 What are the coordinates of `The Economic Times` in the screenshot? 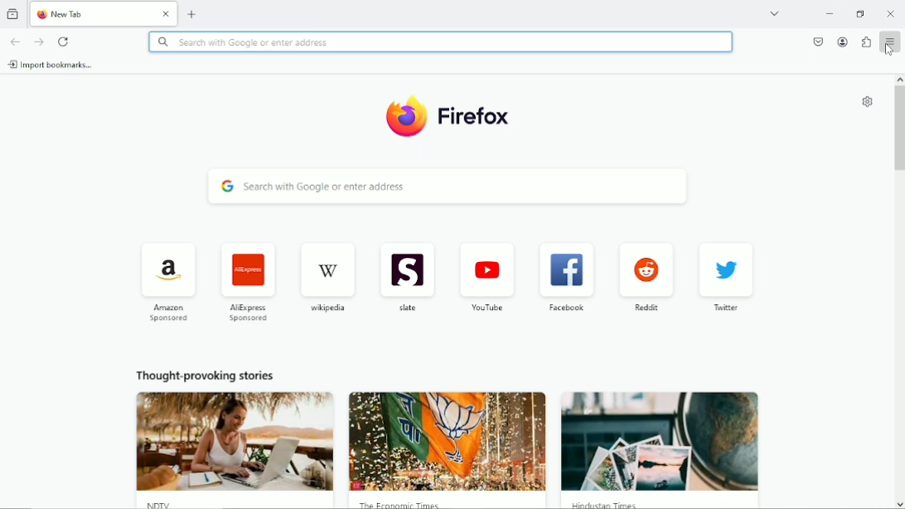 It's located at (448, 502).